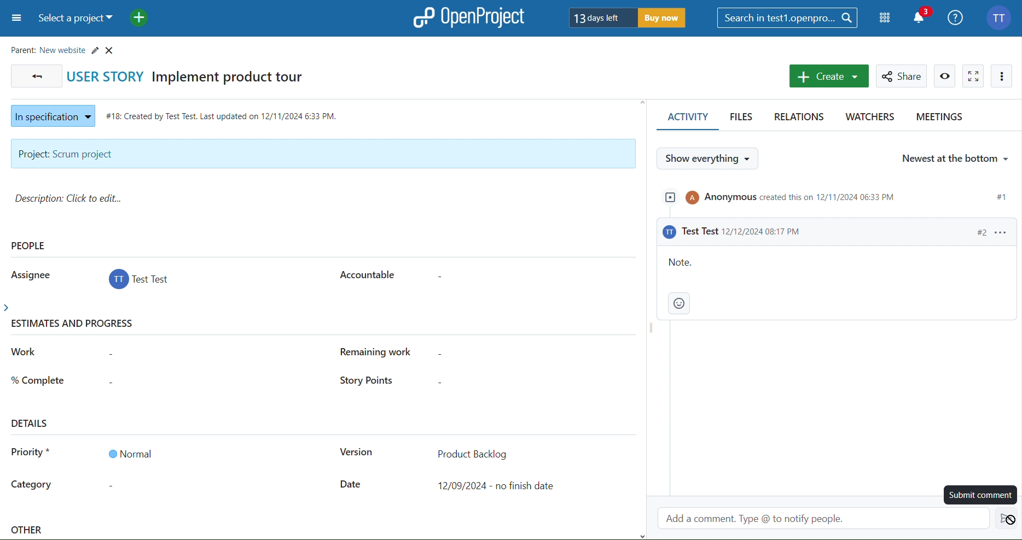 This screenshot has width=1022, height=540. Describe the element at coordinates (686, 119) in the screenshot. I see `Activity` at that location.